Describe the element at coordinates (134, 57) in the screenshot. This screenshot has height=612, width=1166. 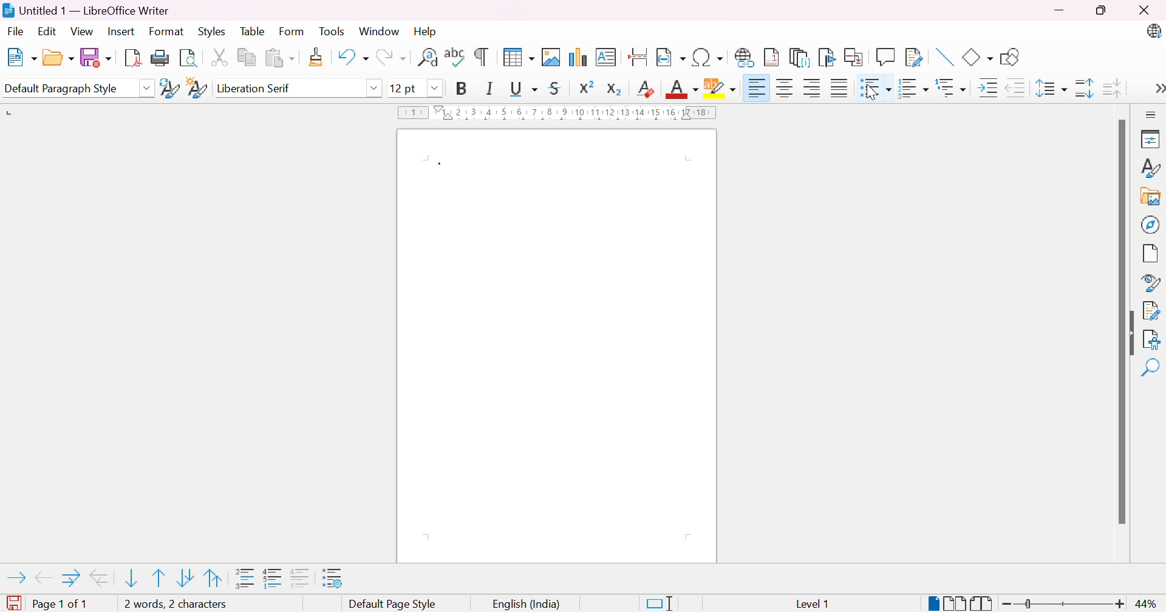
I see `Export as PDF` at that location.